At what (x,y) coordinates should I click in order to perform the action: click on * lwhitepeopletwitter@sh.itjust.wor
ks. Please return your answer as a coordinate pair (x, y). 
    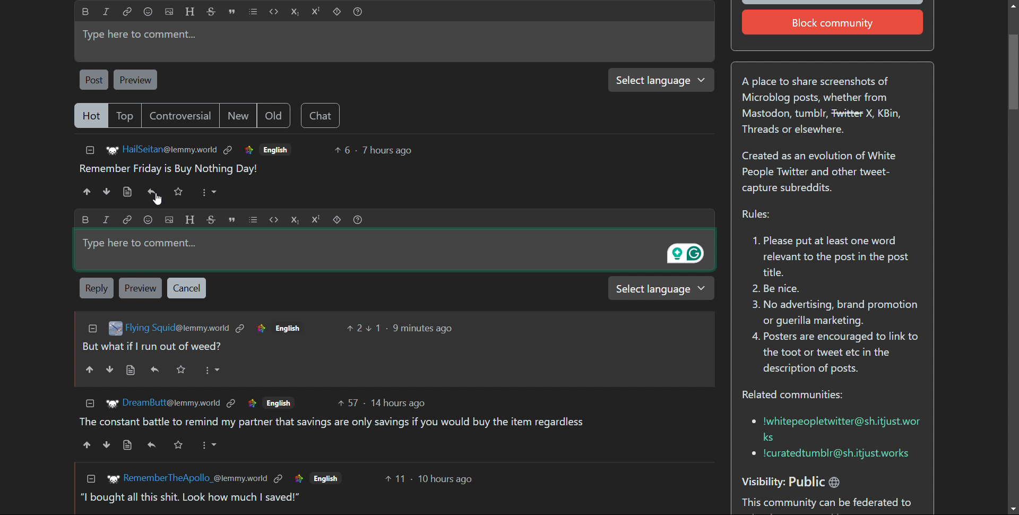
    Looking at the image, I should click on (833, 427).